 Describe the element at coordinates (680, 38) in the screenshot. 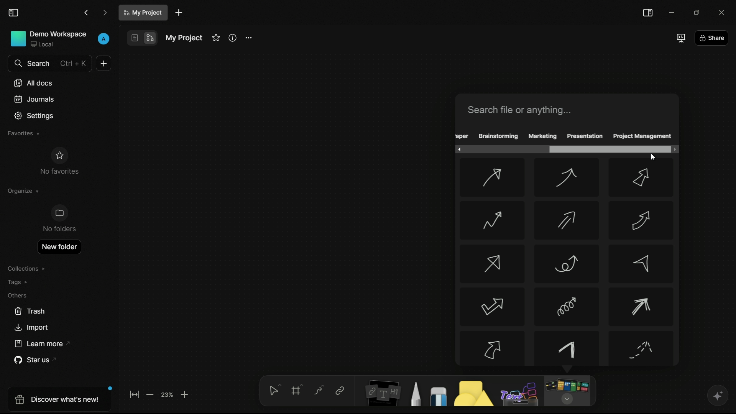

I see `full screen` at that location.